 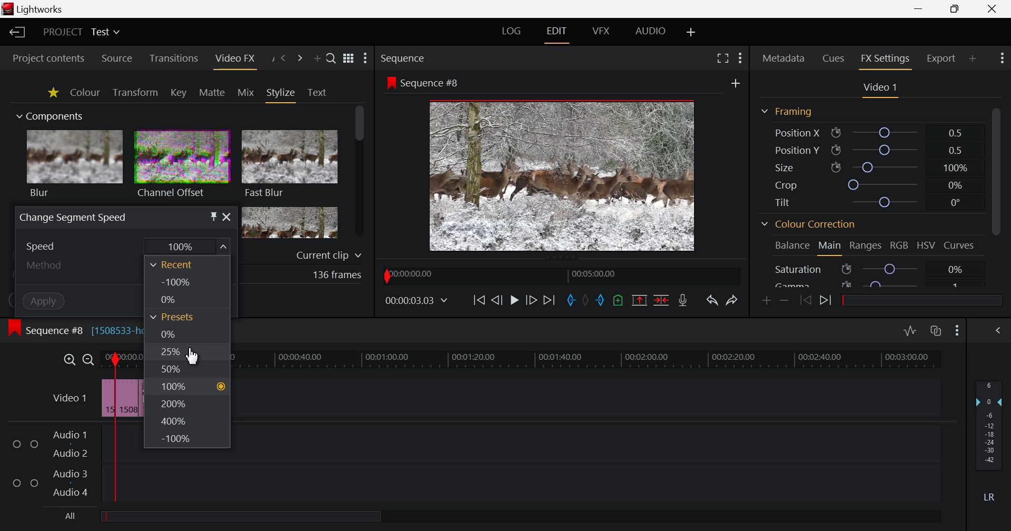 What do you see at coordinates (960, 245) in the screenshot?
I see `Curves` at bounding box center [960, 245].